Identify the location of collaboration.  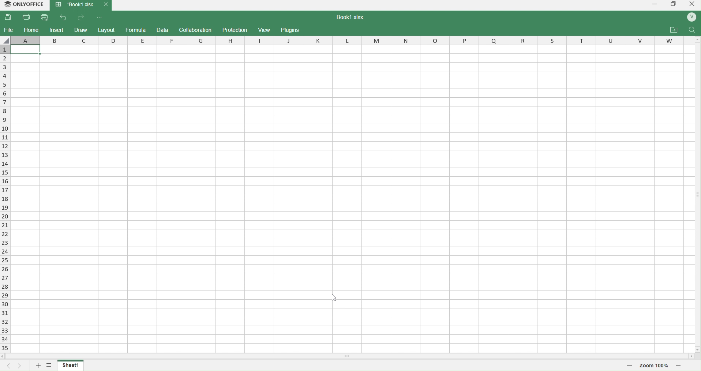
(196, 30).